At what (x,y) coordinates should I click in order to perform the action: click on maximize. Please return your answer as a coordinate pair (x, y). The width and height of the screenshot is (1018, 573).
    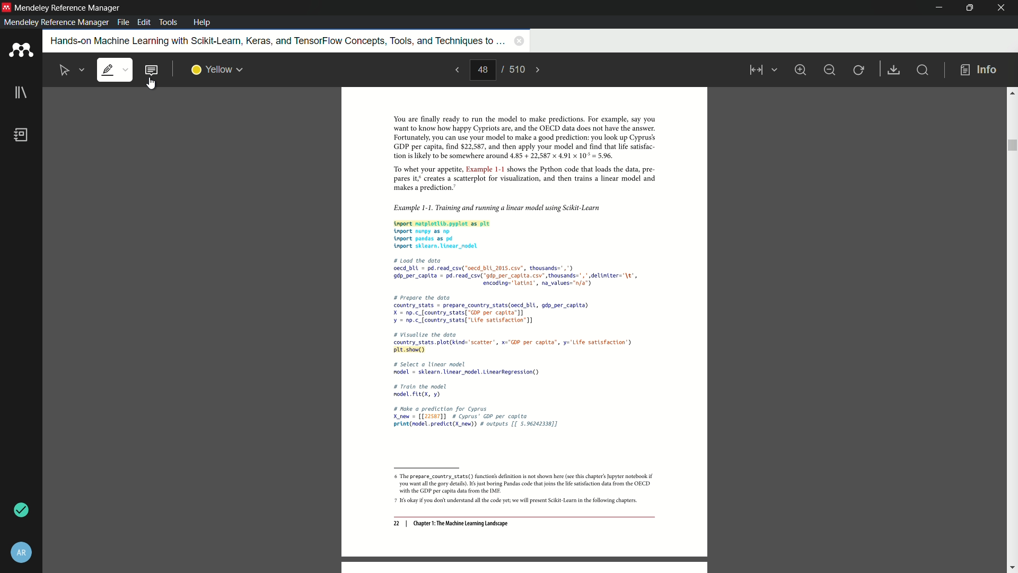
    Looking at the image, I should click on (968, 7).